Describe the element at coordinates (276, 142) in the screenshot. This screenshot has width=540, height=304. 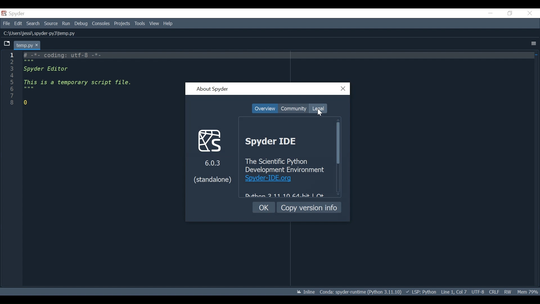
I see `Spyder Ide` at that location.